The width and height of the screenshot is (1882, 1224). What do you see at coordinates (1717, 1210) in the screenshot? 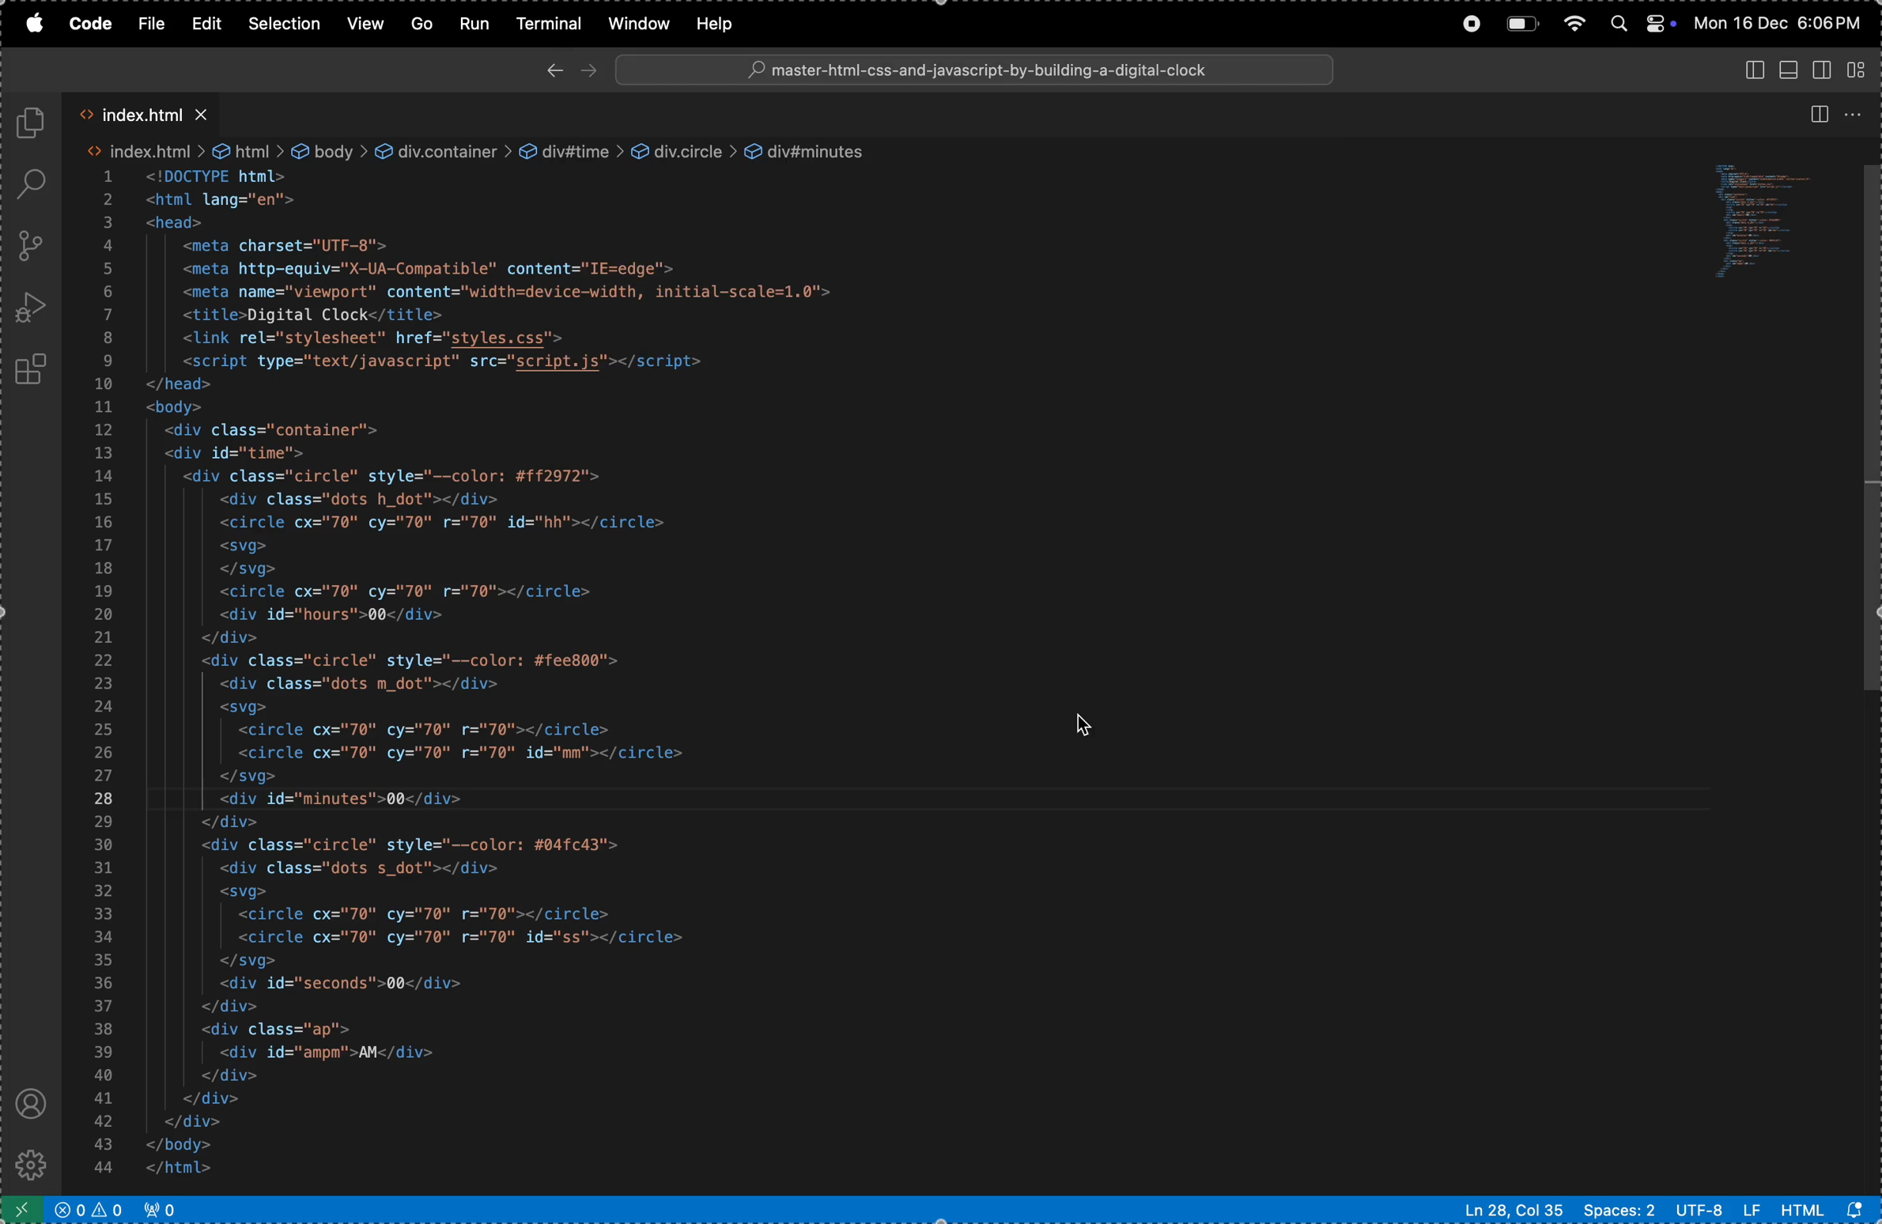
I see `utf -8` at bounding box center [1717, 1210].